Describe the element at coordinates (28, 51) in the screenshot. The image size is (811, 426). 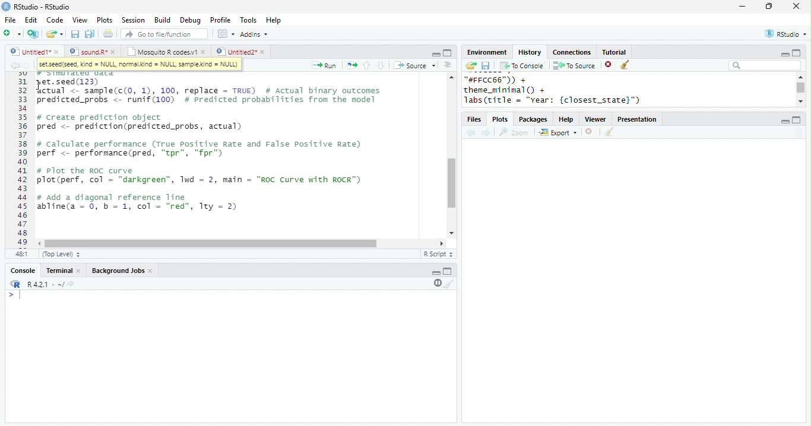
I see `Untitled 1` at that location.